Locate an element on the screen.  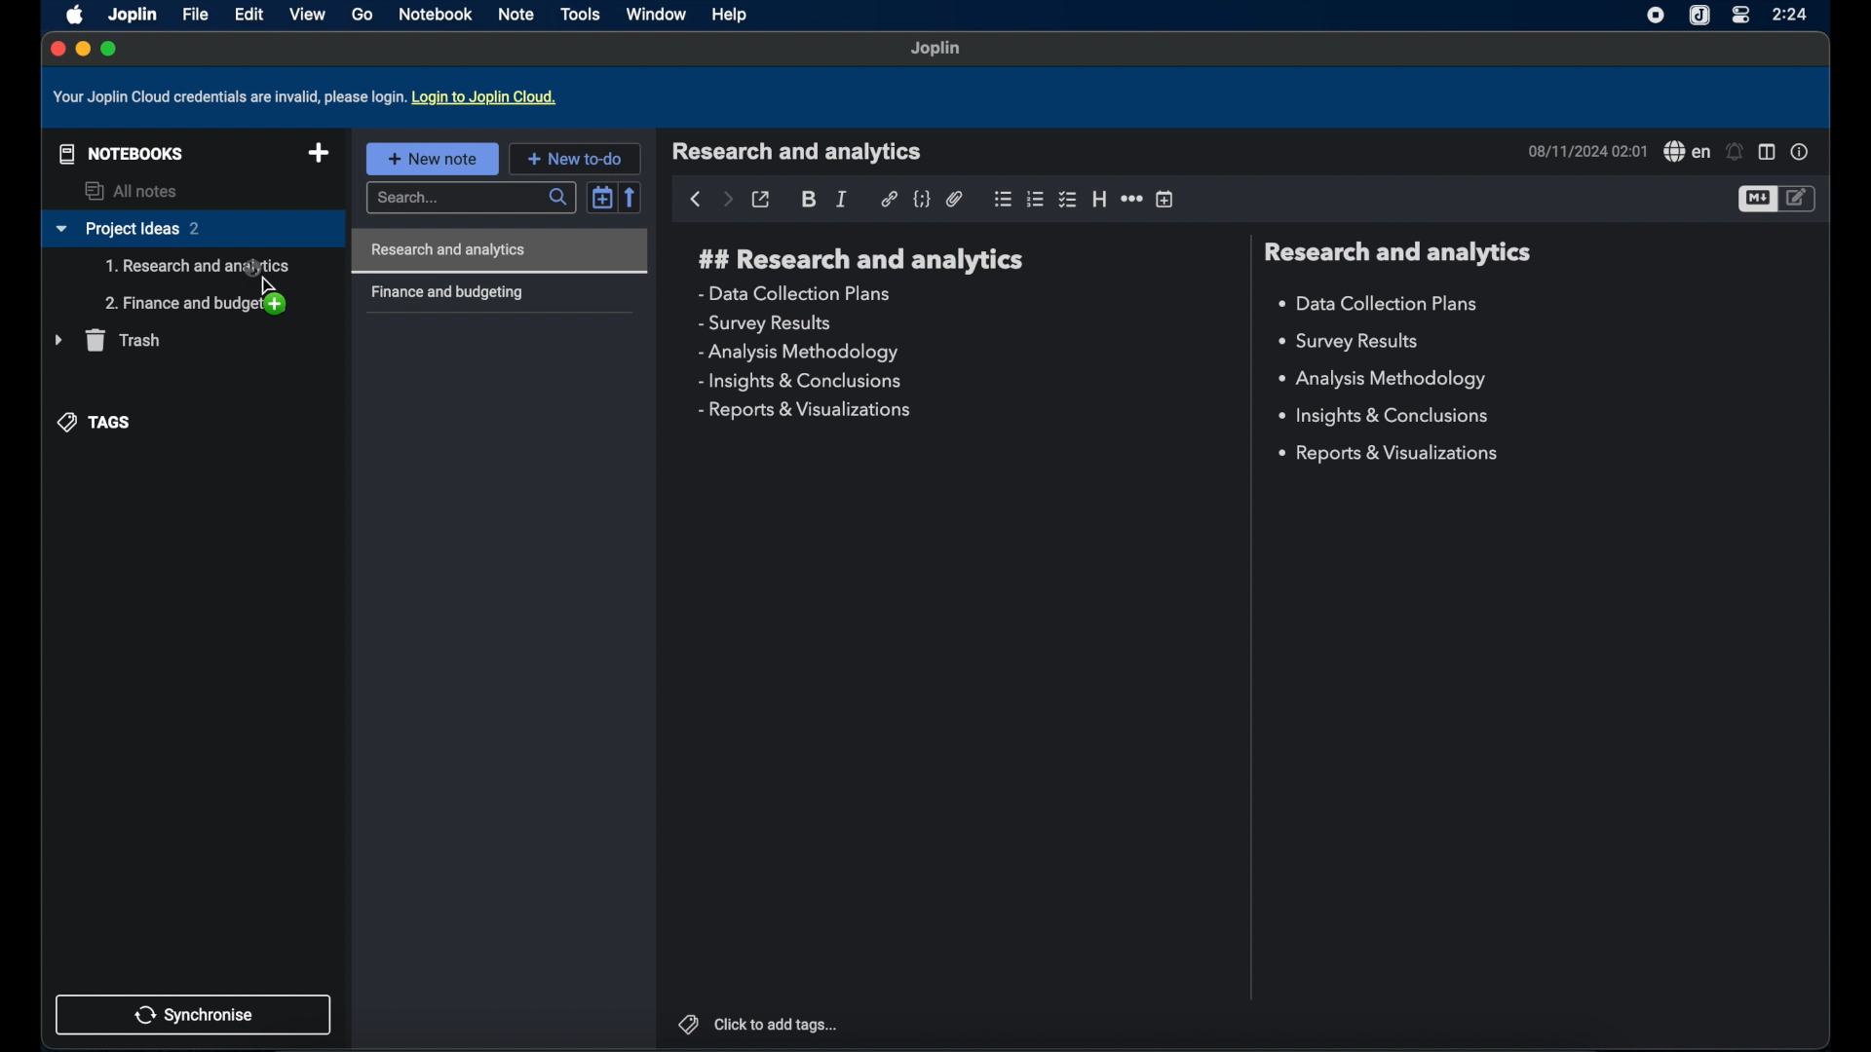
2:24 is located at coordinates (1792, 14).